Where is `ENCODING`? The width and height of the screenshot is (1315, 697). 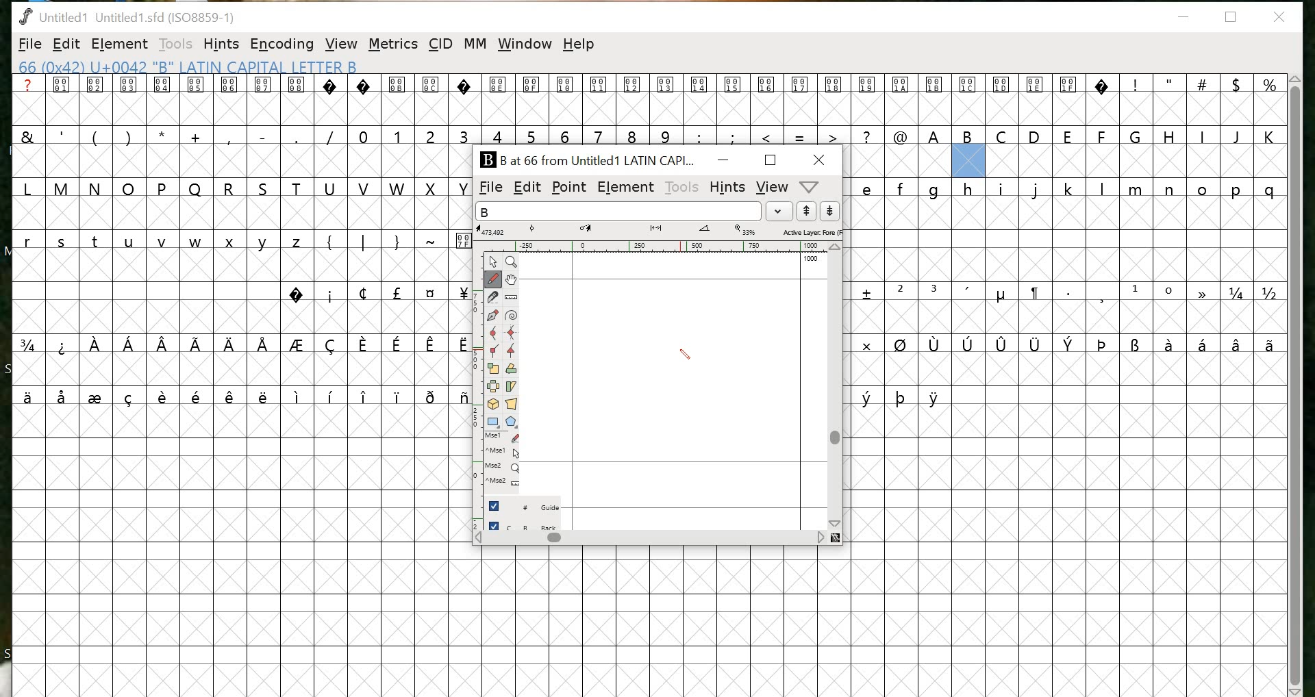
ENCODING is located at coordinates (282, 44).